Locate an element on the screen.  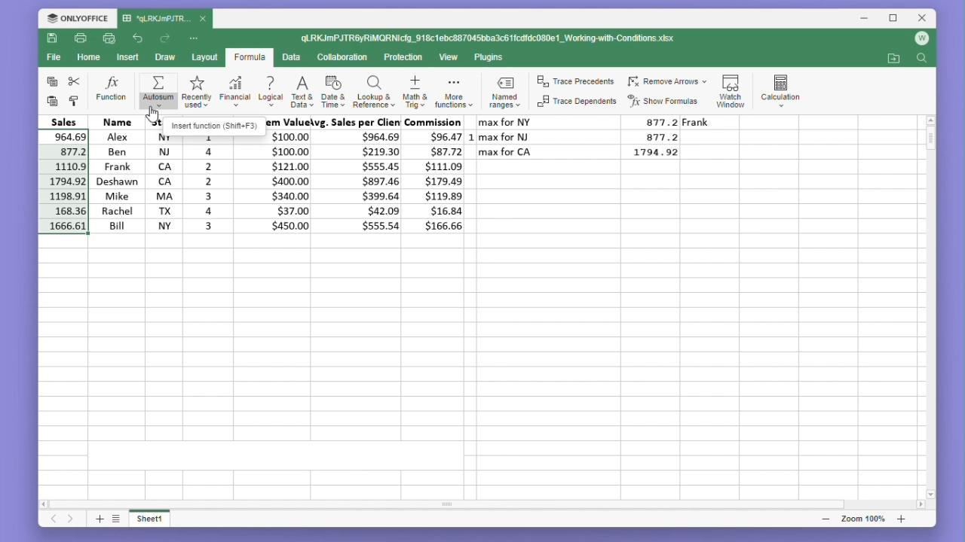
State is located at coordinates (159, 174).